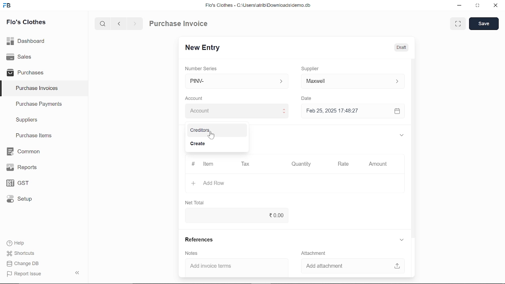 The image size is (505, 284). Describe the element at coordinates (401, 239) in the screenshot. I see `expand` at that location.